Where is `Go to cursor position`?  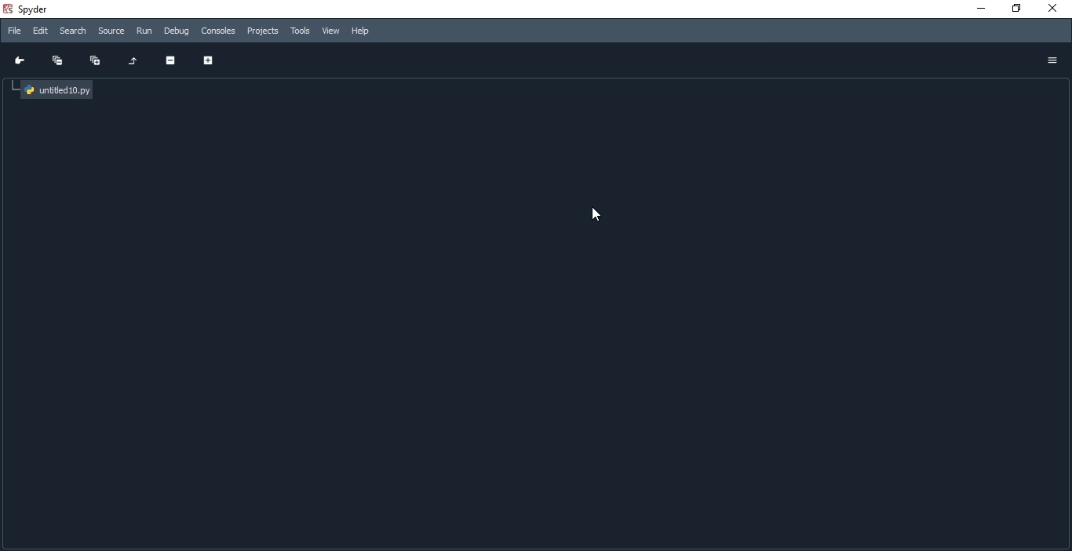 Go to cursor position is located at coordinates (20, 60).